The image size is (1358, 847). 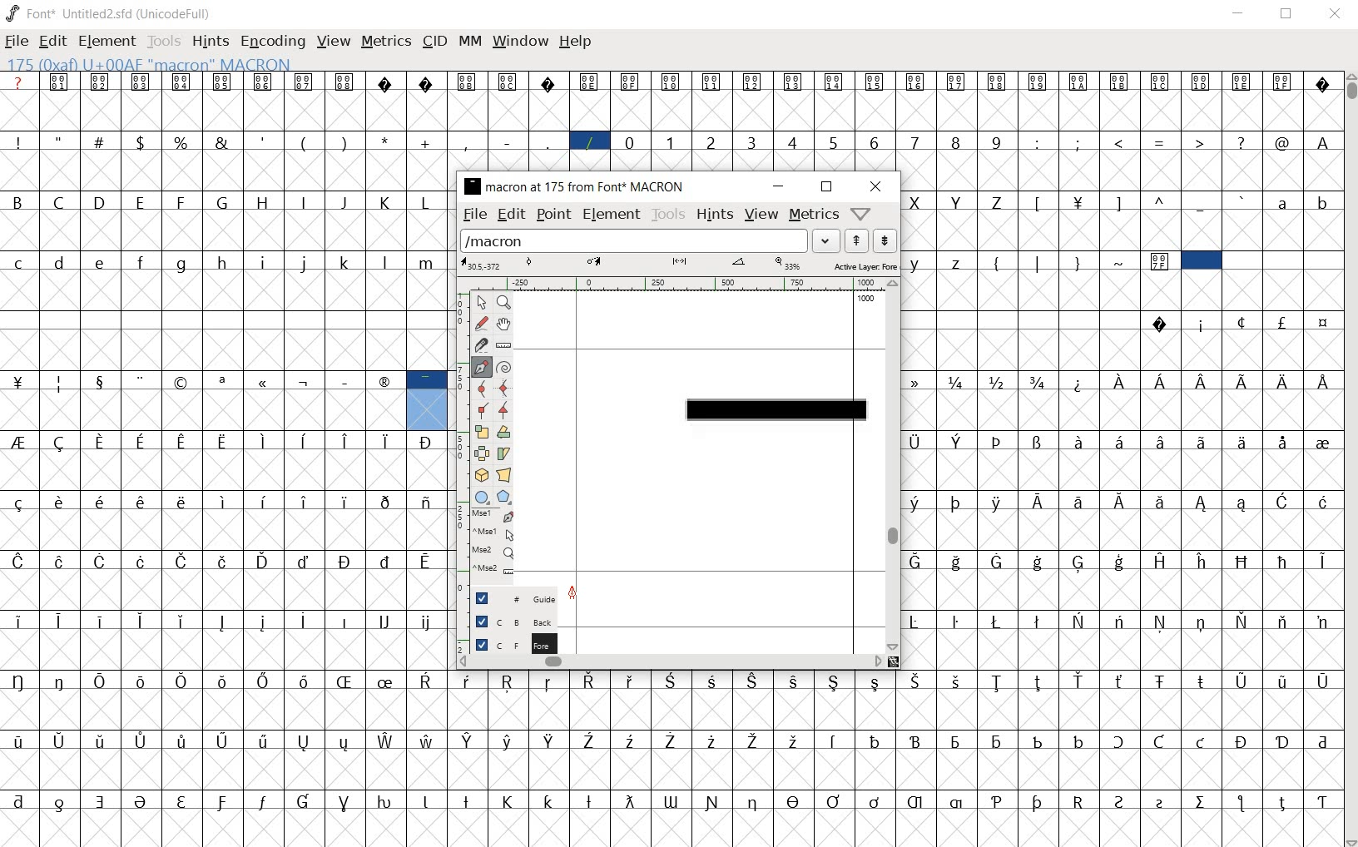 I want to click on Symbol, so click(x=427, y=500).